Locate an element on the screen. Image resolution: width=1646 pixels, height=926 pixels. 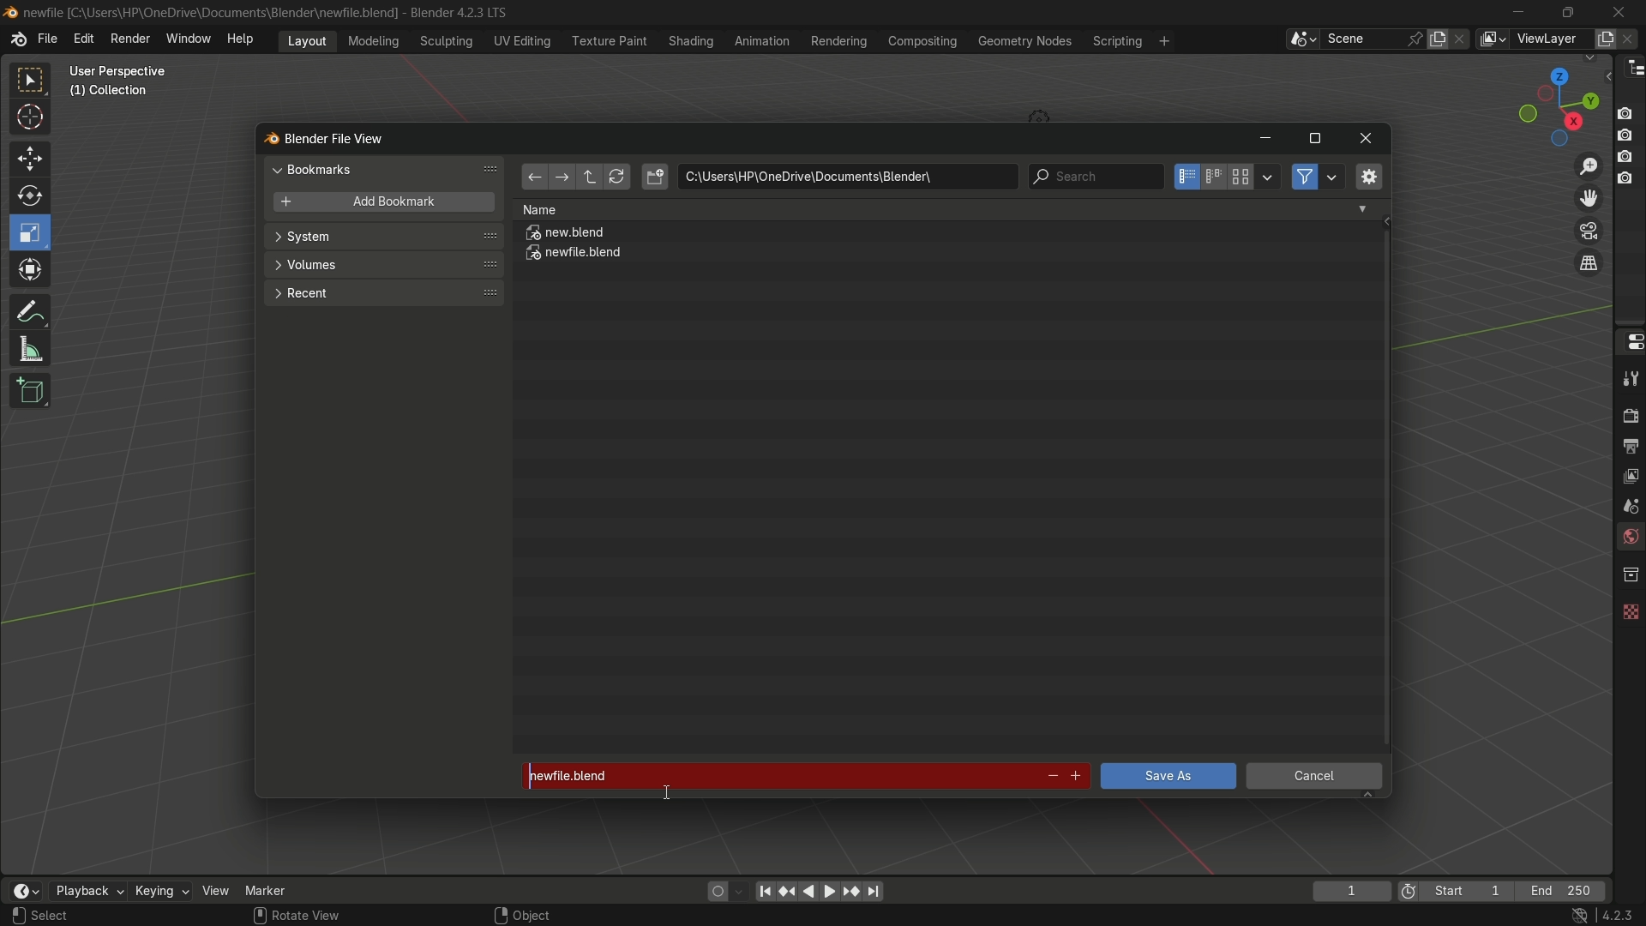
Name is located at coordinates (945, 209).